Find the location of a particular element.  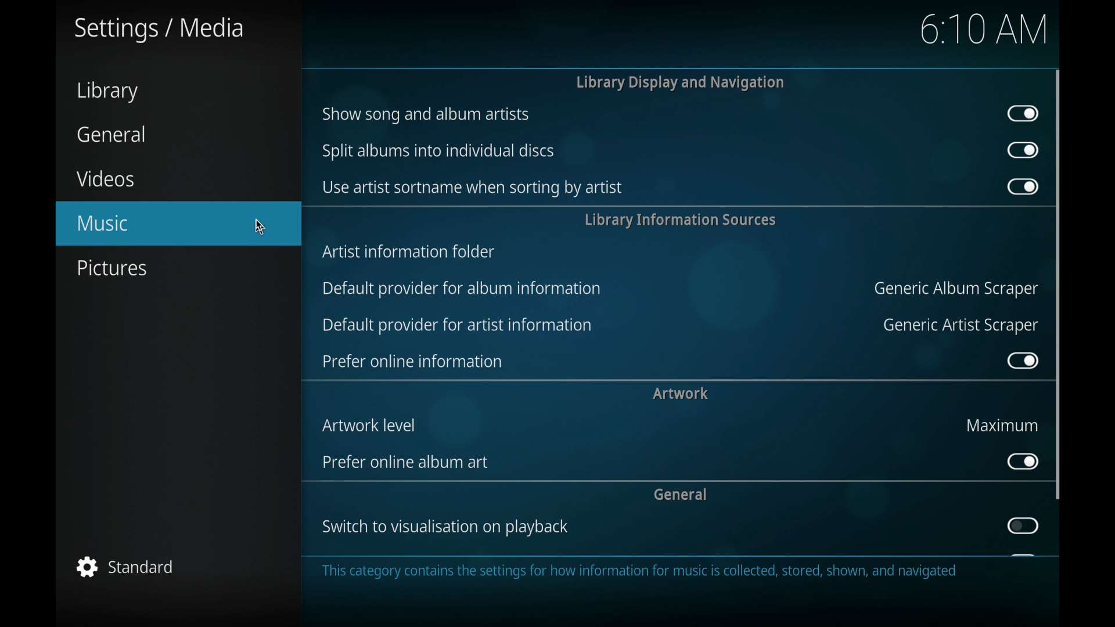

toggle button is located at coordinates (1022, 360).